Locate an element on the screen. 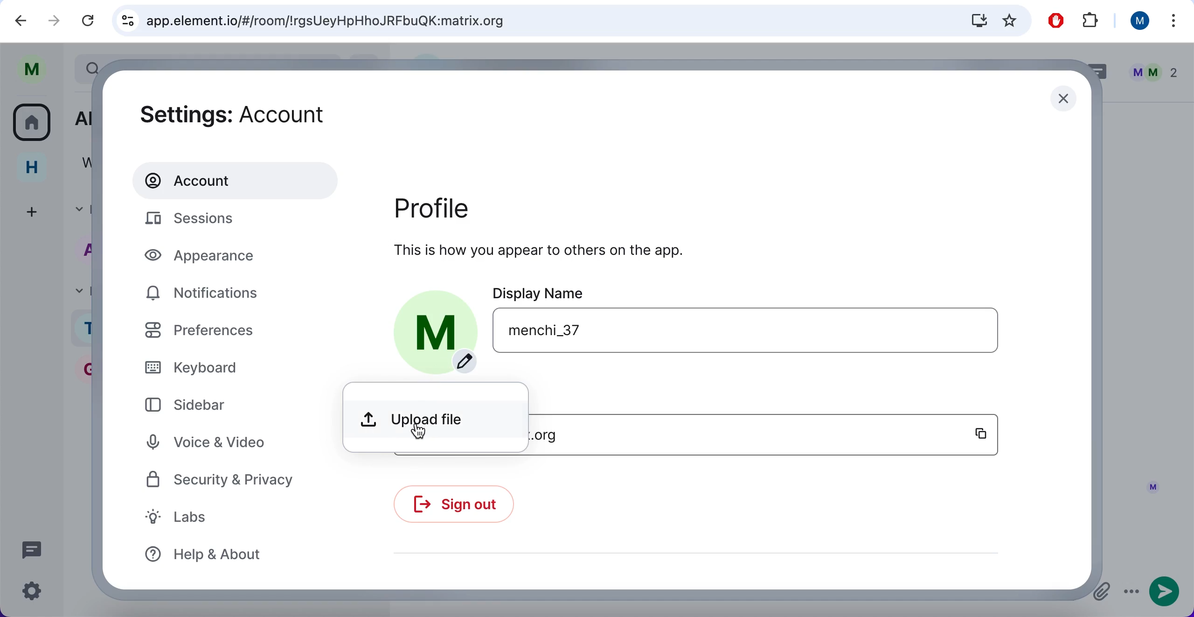 The width and height of the screenshot is (1194, 617). send is located at coordinates (1165, 593).